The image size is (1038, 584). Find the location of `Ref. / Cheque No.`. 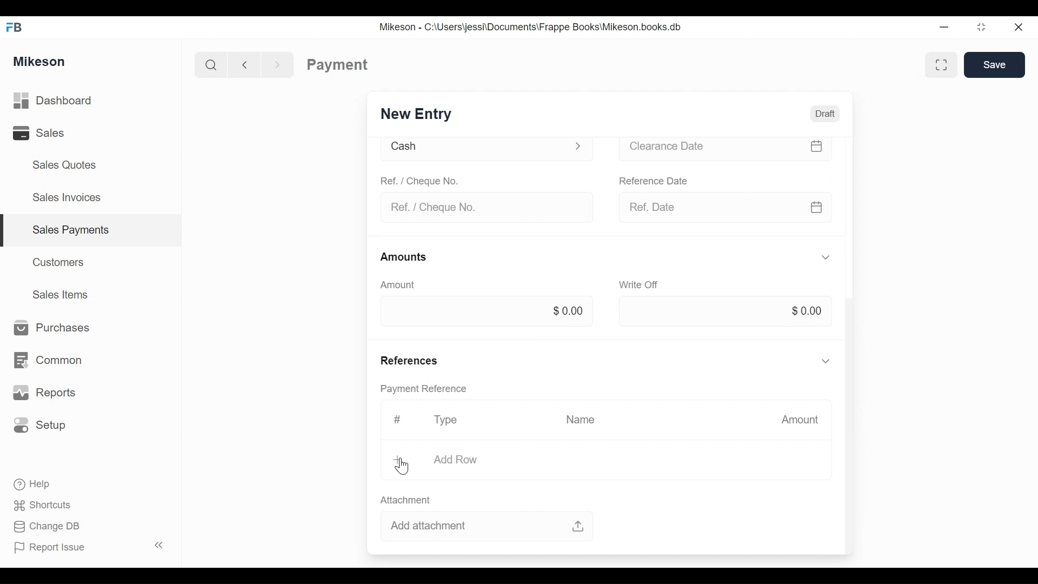

Ref. / Cheque No. is located at coordinates (483, 207).